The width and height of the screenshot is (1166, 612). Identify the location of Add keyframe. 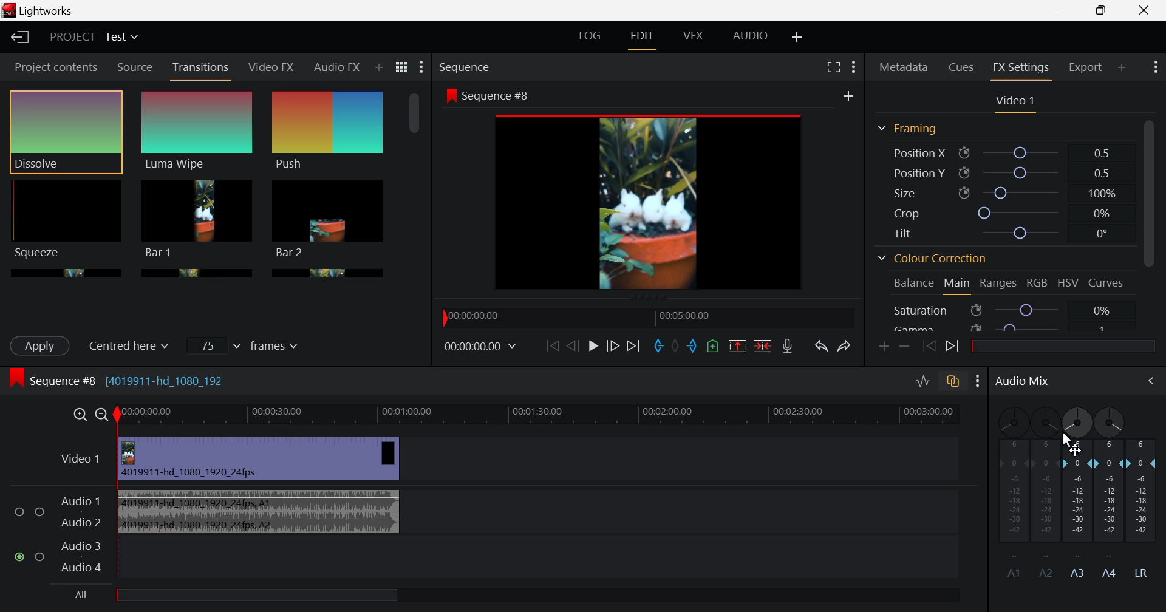
(882, 348).